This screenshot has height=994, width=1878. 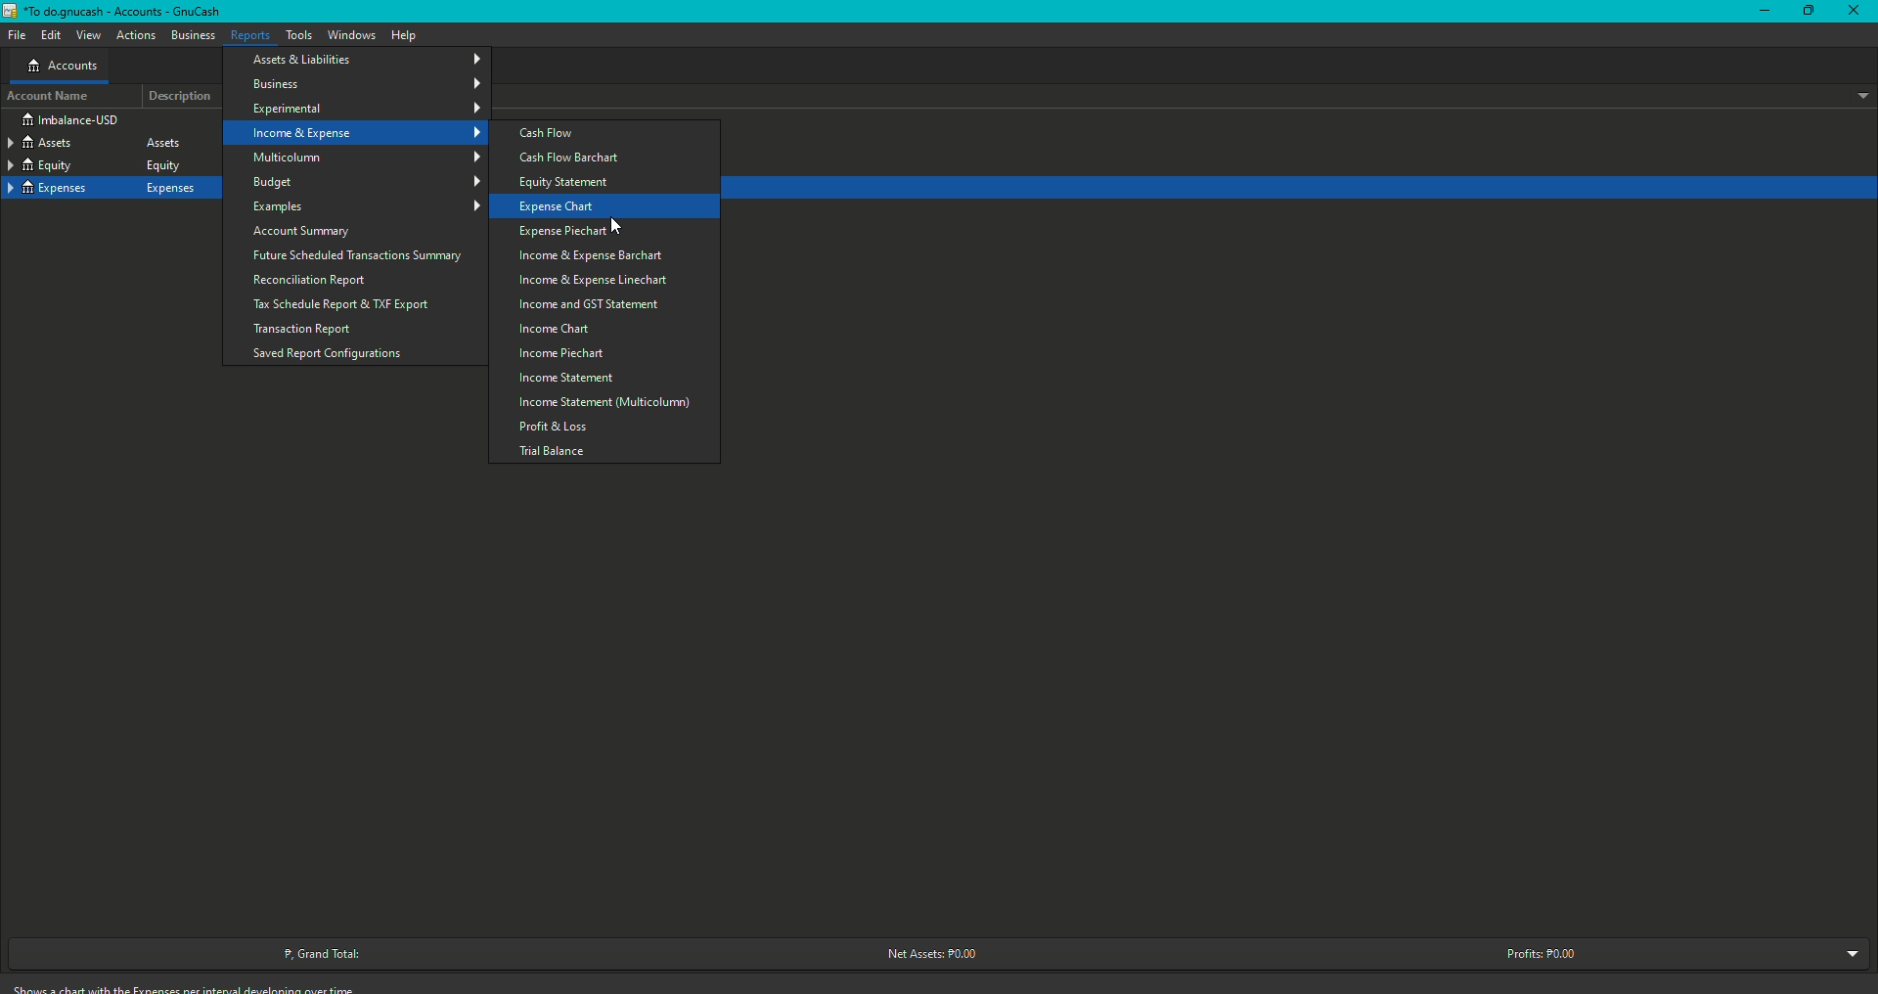 I want to click on Multicolumn, so click(x=366, y=158).